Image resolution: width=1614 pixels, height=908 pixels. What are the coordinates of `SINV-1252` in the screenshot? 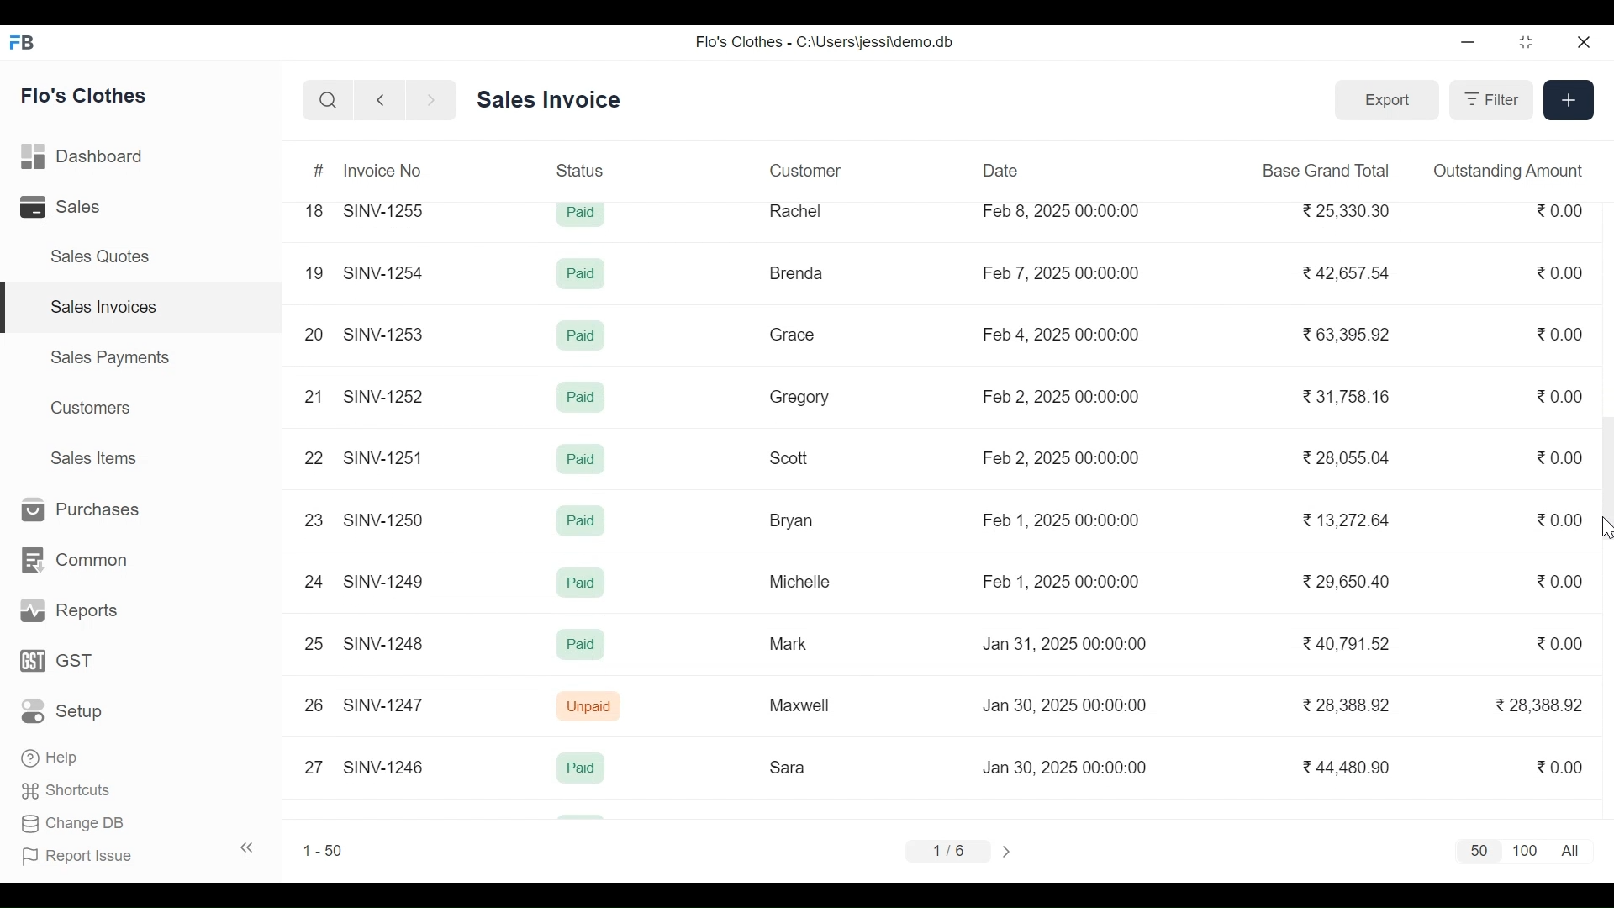 It's located at (386, 396).